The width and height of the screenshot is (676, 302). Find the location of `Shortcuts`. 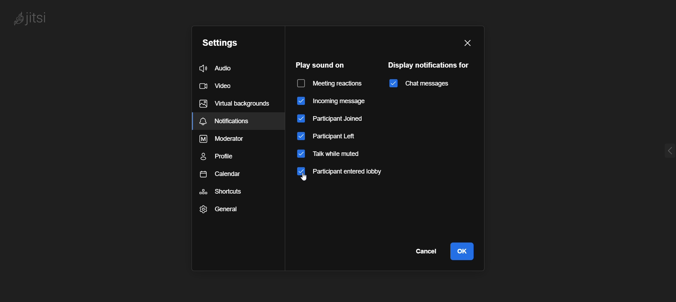

Shortcuts is located at coordinates (222, 191).